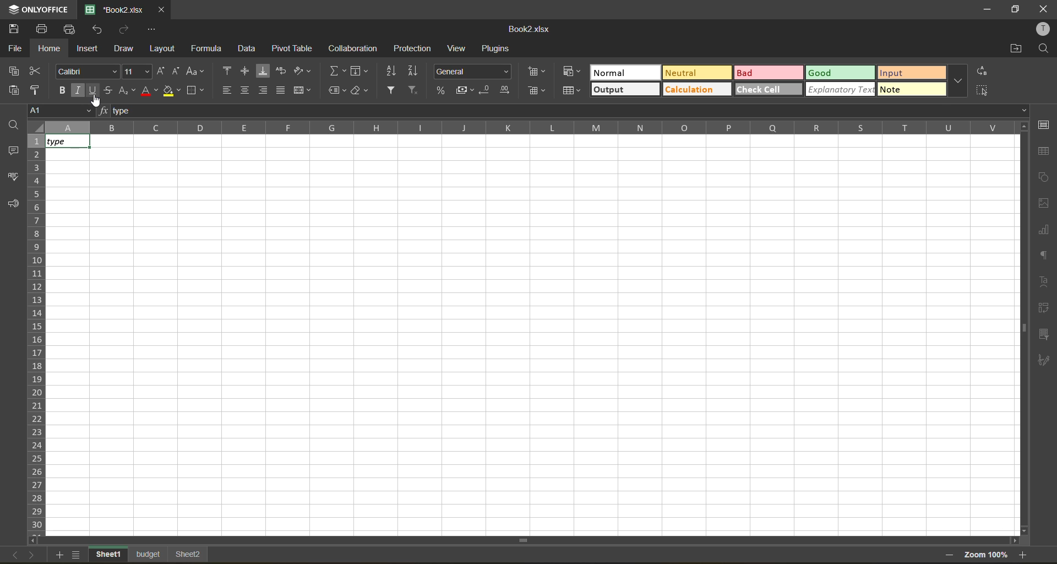  I want to click on open location, so click(1015, 48).